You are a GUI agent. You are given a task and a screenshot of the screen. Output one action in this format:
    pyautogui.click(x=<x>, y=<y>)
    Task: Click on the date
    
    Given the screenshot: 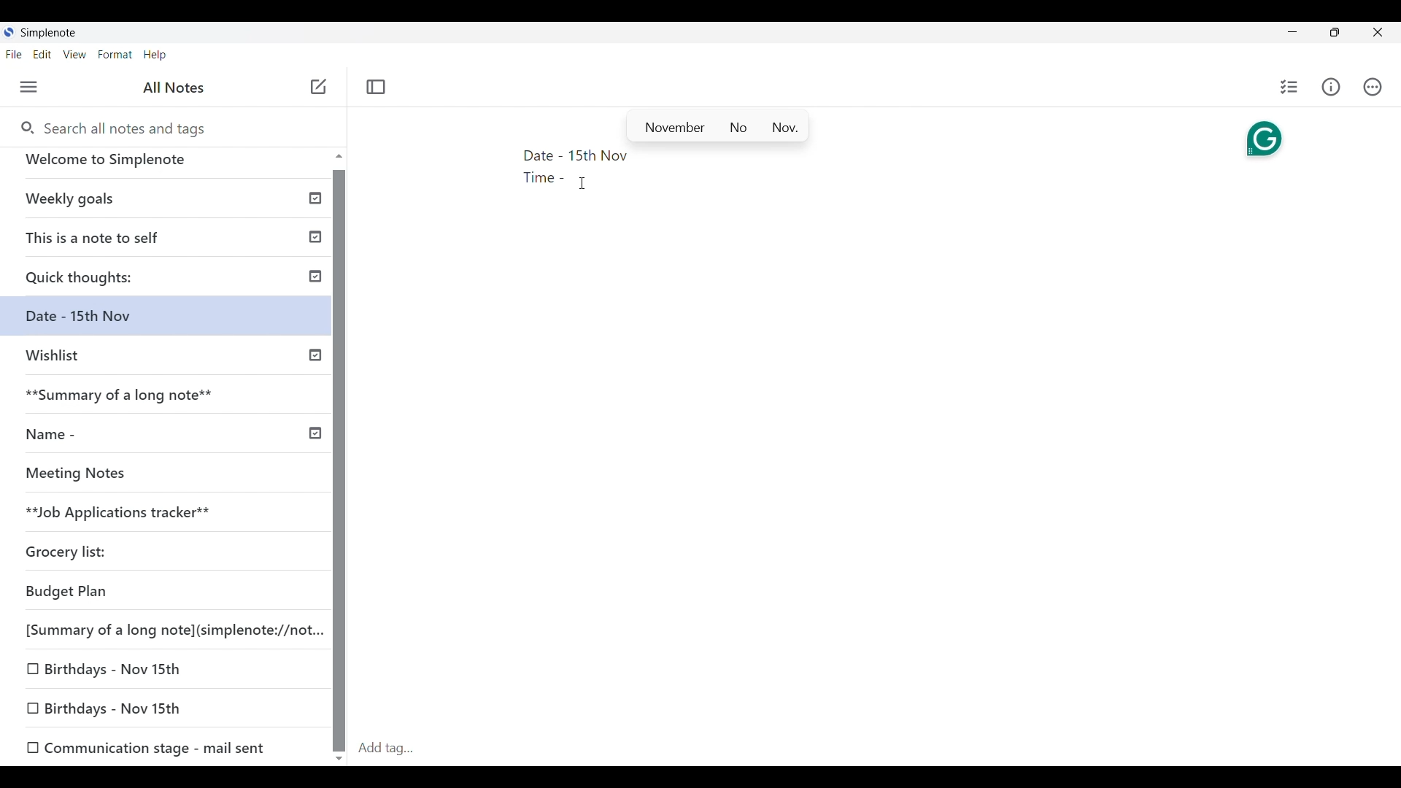 What is the action you would take?
    pyautogui.click(x=156, y=592)
    